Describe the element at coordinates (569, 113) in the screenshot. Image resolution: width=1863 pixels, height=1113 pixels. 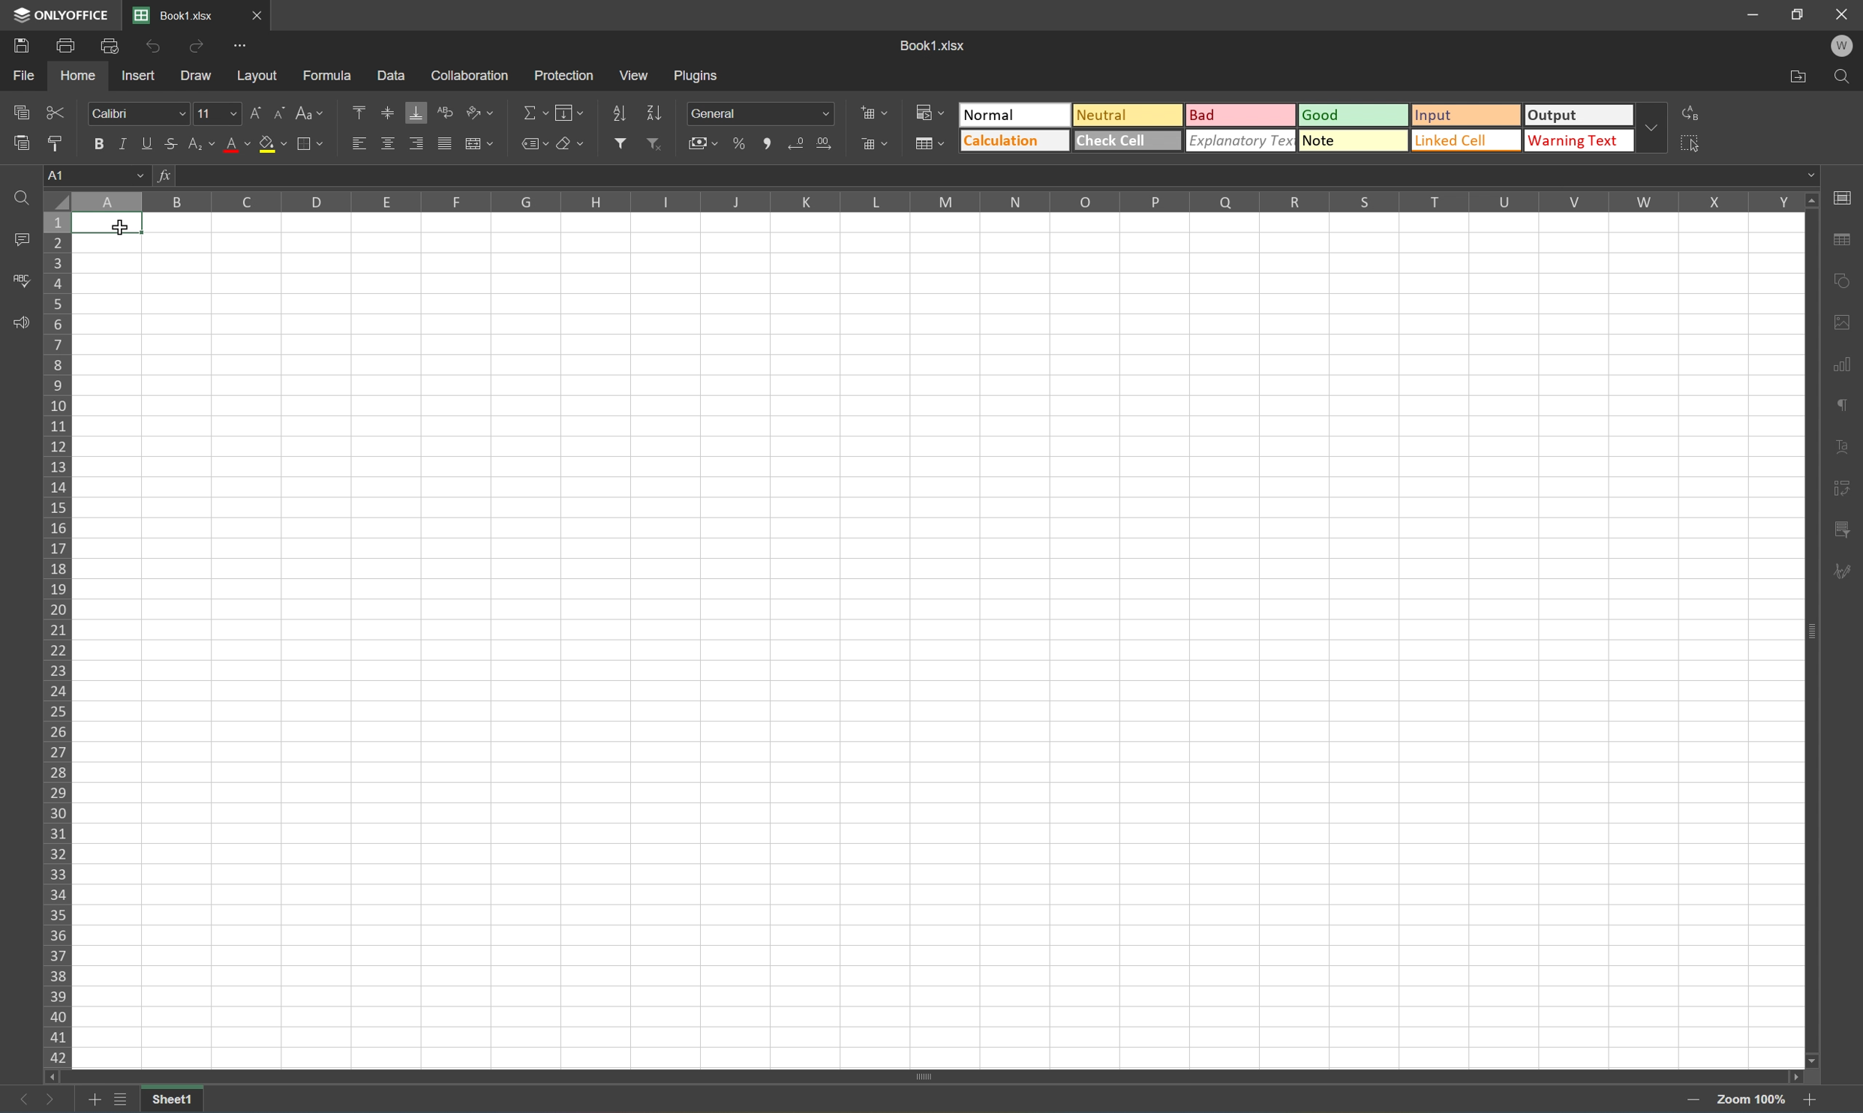
I see `Fill` at that location.